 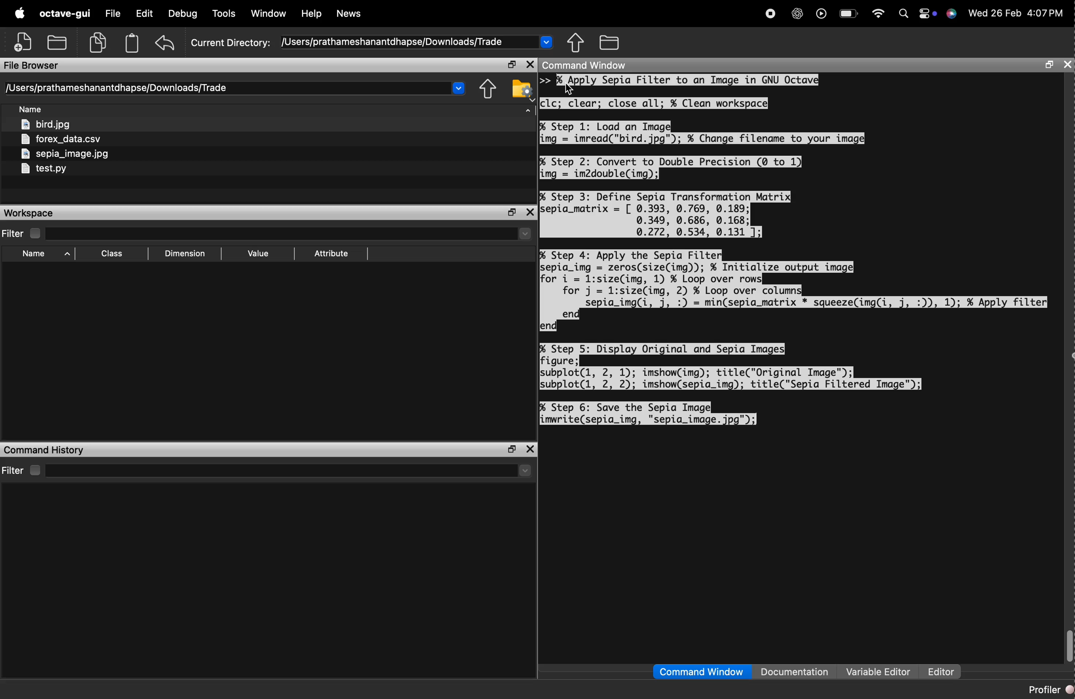 What do you see at coordinates (259, 252) in the screenshot?
I see `Value` at bounding box center [259, 252].